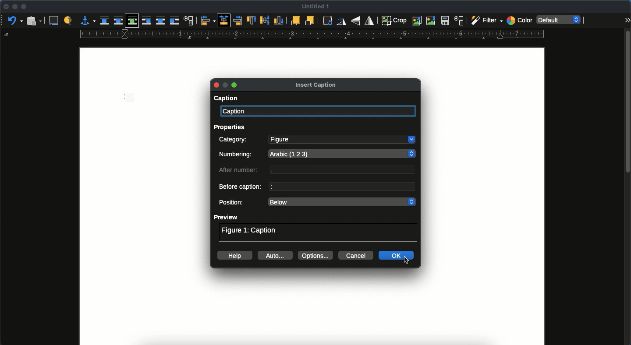  Describe the element at coordinates (118, 21) in the screenshot. I see `parallel` at that location.